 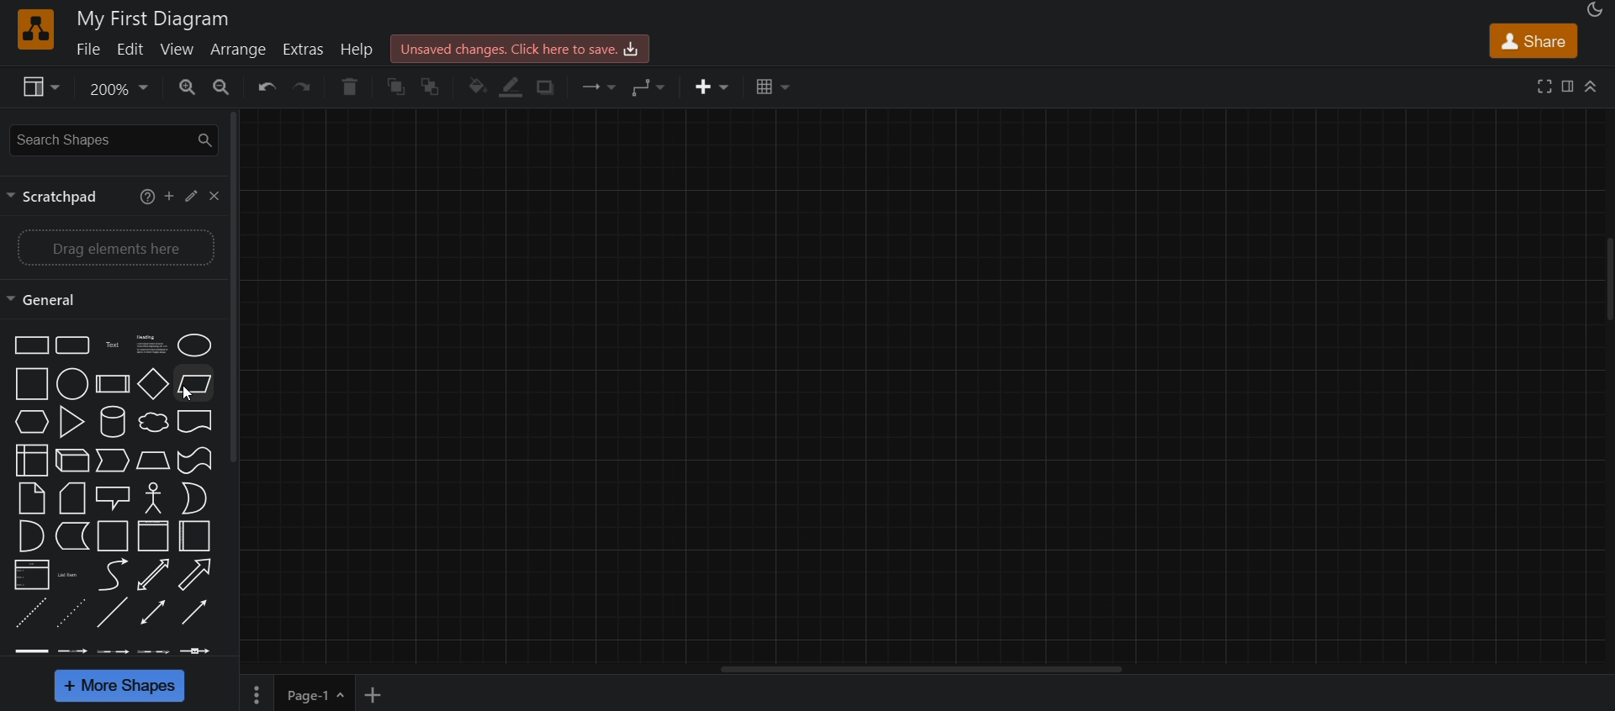 What do you see at coordinates (228, 88) in the screenshot?
I see `zoom out` at bounding box center [228, 88].